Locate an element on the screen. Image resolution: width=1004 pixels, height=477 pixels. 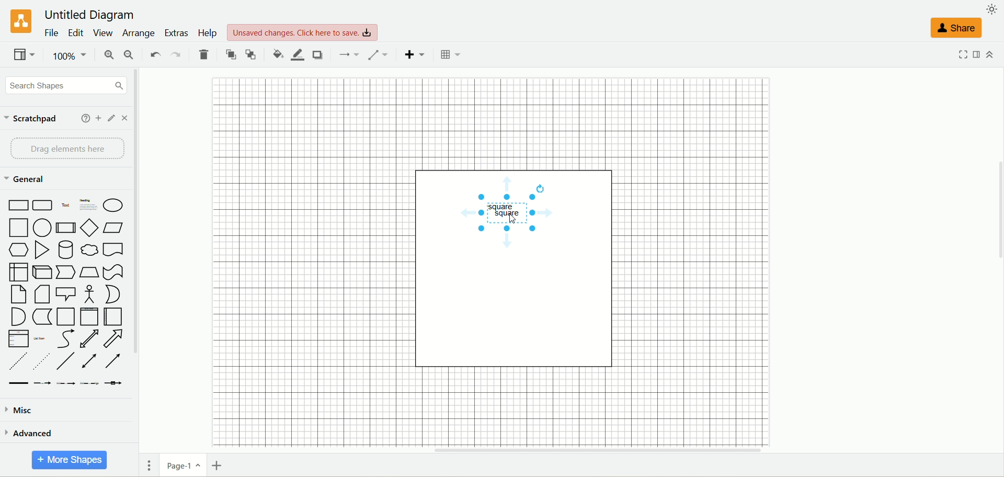
view is located at coordinates (102, 33).